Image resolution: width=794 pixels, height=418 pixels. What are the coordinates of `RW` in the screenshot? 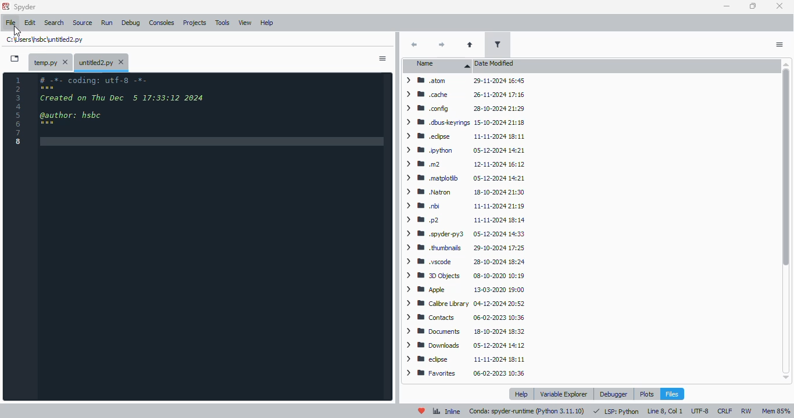 It's located at (746, 411).